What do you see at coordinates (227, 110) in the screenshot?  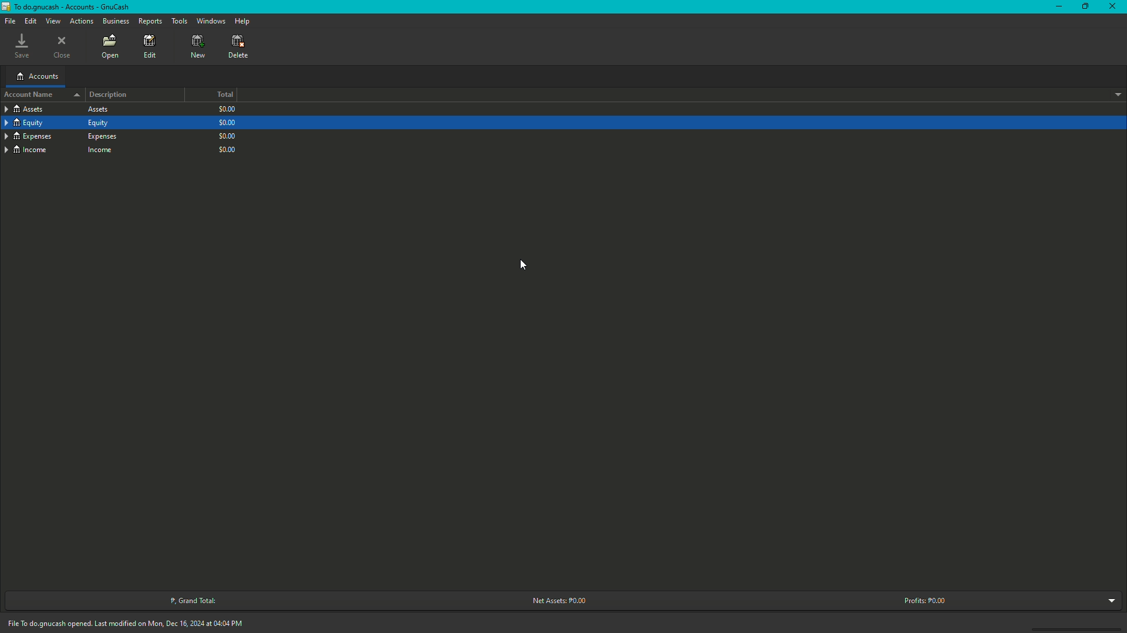 I see `$0` at bounding box center [227, 110].